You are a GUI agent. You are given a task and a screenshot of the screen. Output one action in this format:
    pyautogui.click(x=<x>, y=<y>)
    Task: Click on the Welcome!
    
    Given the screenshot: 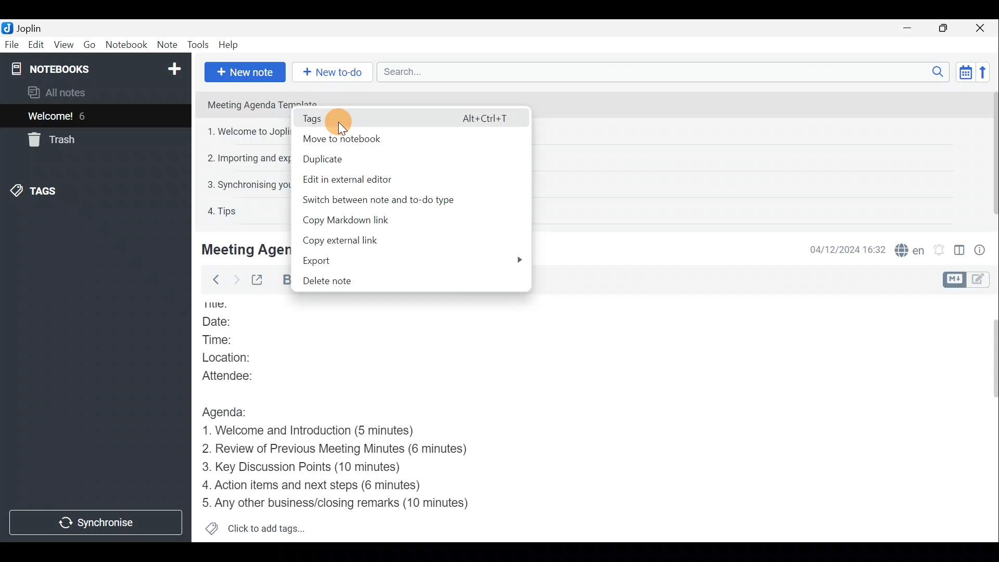 What is the action you would take?
    pyautogui.click(x=51, y=117)
    